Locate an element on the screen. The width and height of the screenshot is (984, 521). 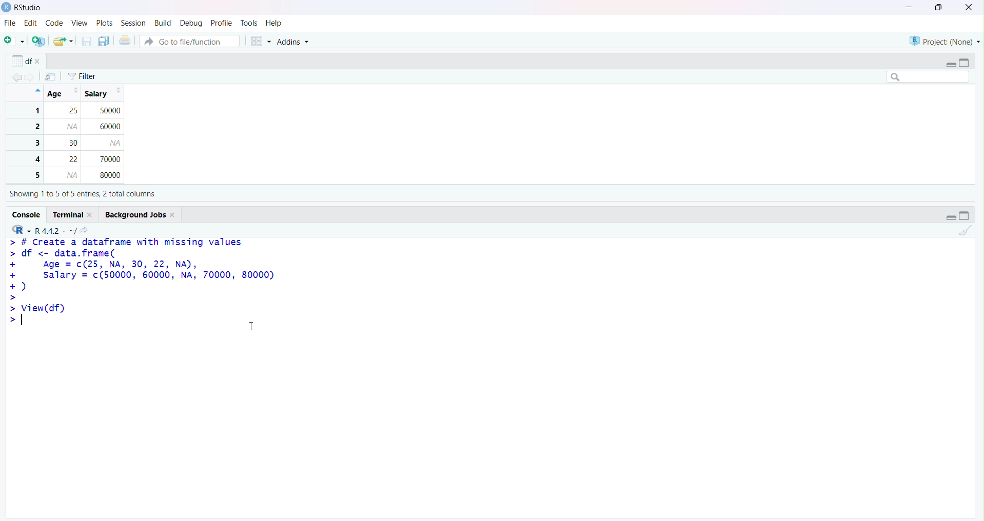
View the current working directory is located at coordinates (87, 229).